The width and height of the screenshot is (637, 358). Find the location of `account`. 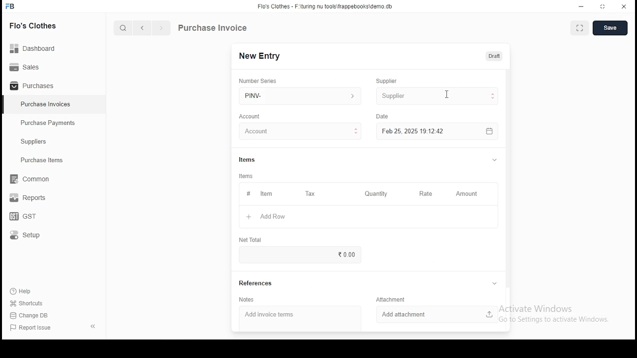

account is located at coordinates (250, 116).